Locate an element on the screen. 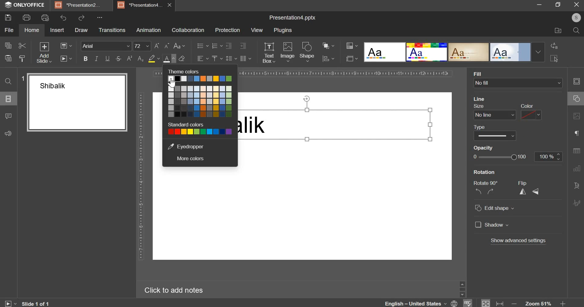 The height and width of the screenshot is (307, 584). subscript & superscript is located at coordinates (135, 58).